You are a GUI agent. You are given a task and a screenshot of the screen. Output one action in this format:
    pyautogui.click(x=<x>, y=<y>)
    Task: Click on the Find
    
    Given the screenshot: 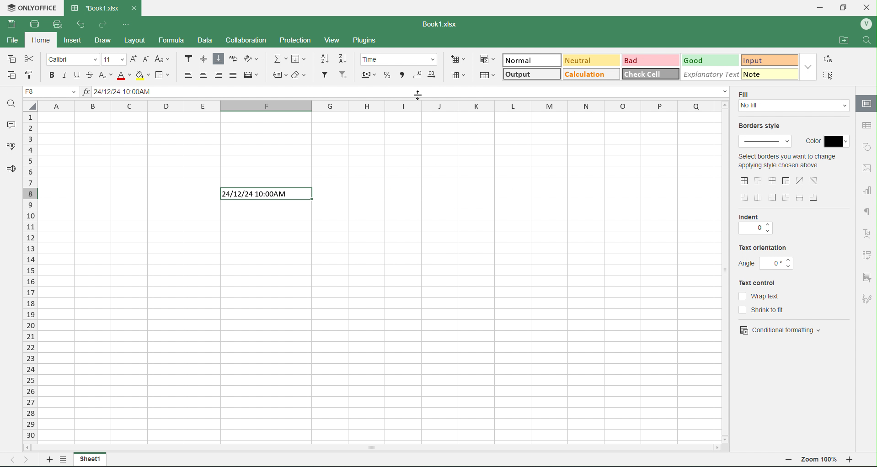 What is the action you would take?
    pyautogui.click(x=12, y=103)
    